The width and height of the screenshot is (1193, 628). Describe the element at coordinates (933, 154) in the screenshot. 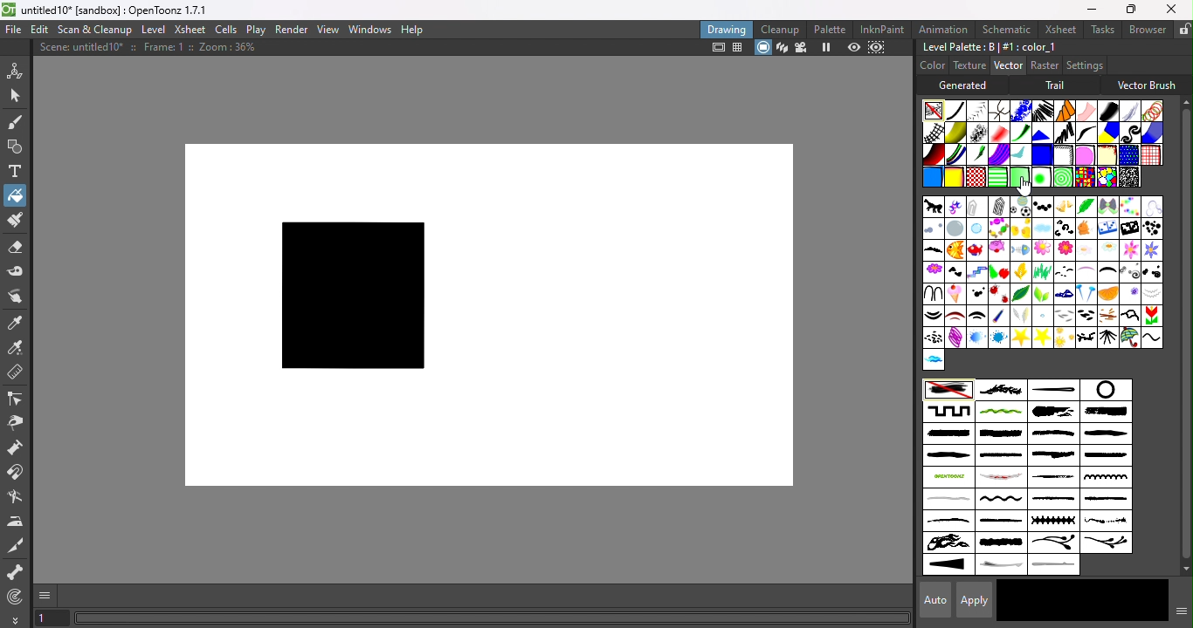

I see `Shade` at that location.